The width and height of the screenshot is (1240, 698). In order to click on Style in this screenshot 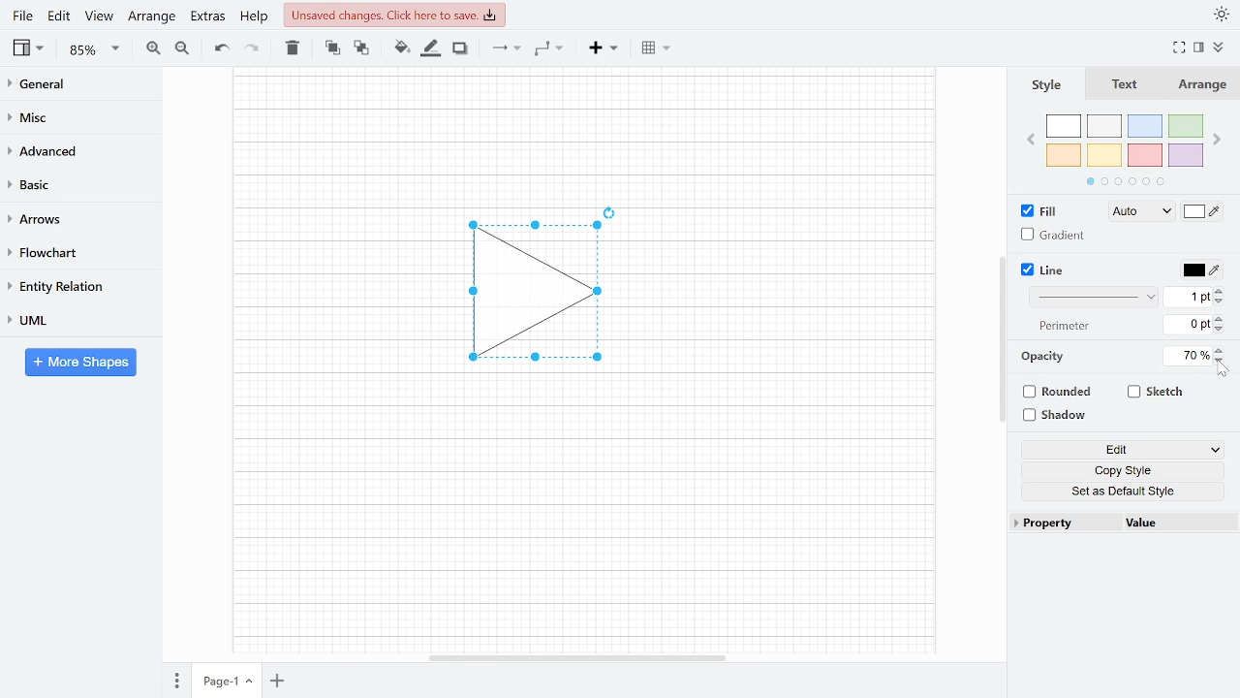, I will do `click(1044, 84)`.